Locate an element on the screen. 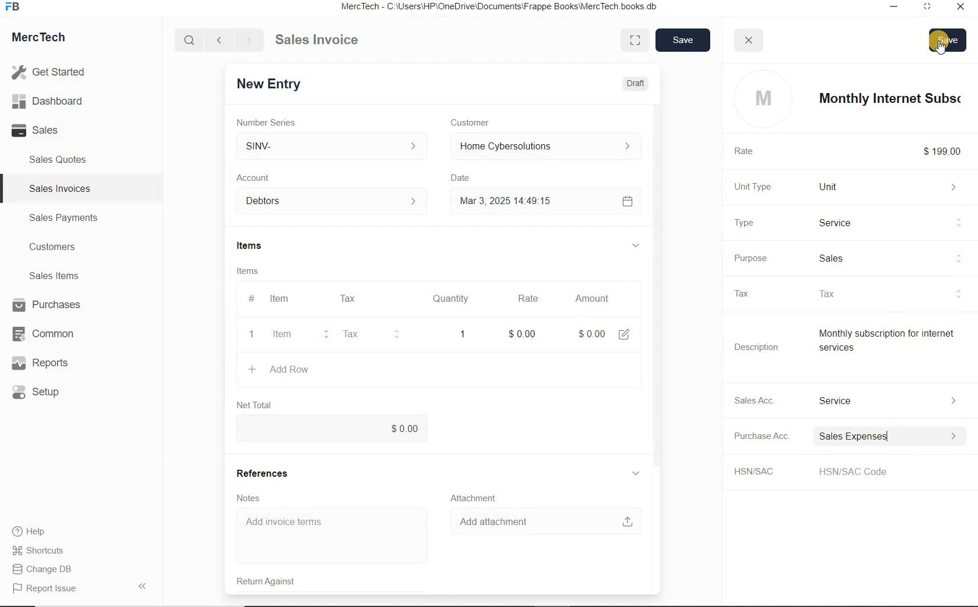  Sales Payments is located at coordinates (62, 218).